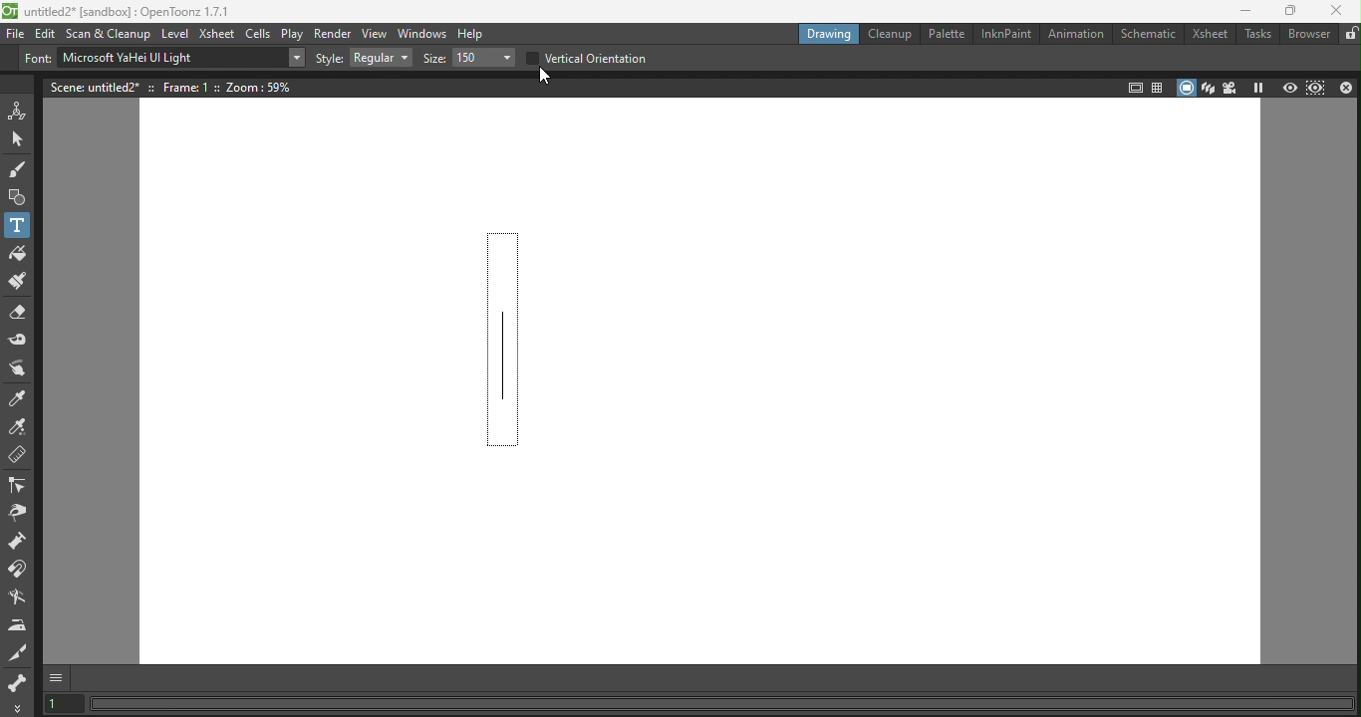 This screenshot has height=717, width=1361. What do you see at coordinates (17, 109) in the screenshot?
I see `Animate tool` at bounding box center [17, 109].